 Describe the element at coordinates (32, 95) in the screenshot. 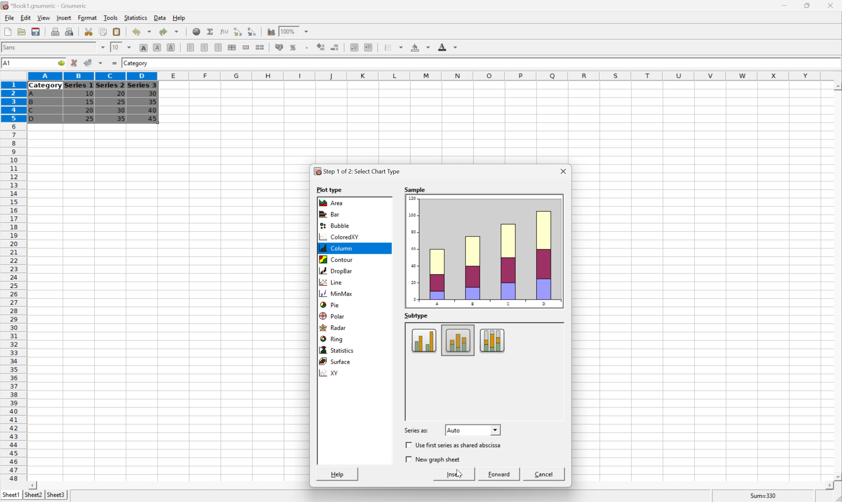

I see `A` at that location.